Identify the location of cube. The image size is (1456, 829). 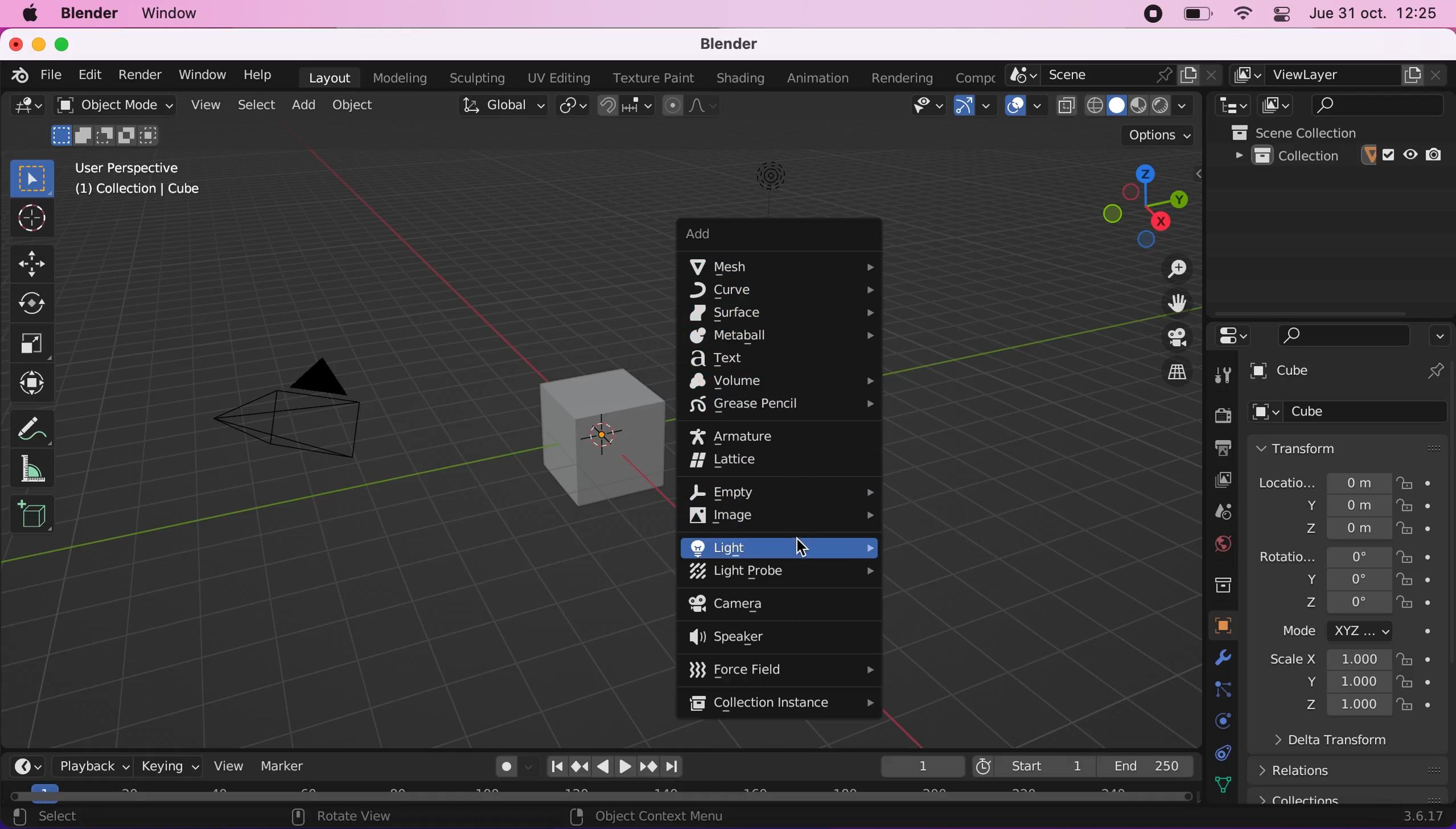
(574, 423).